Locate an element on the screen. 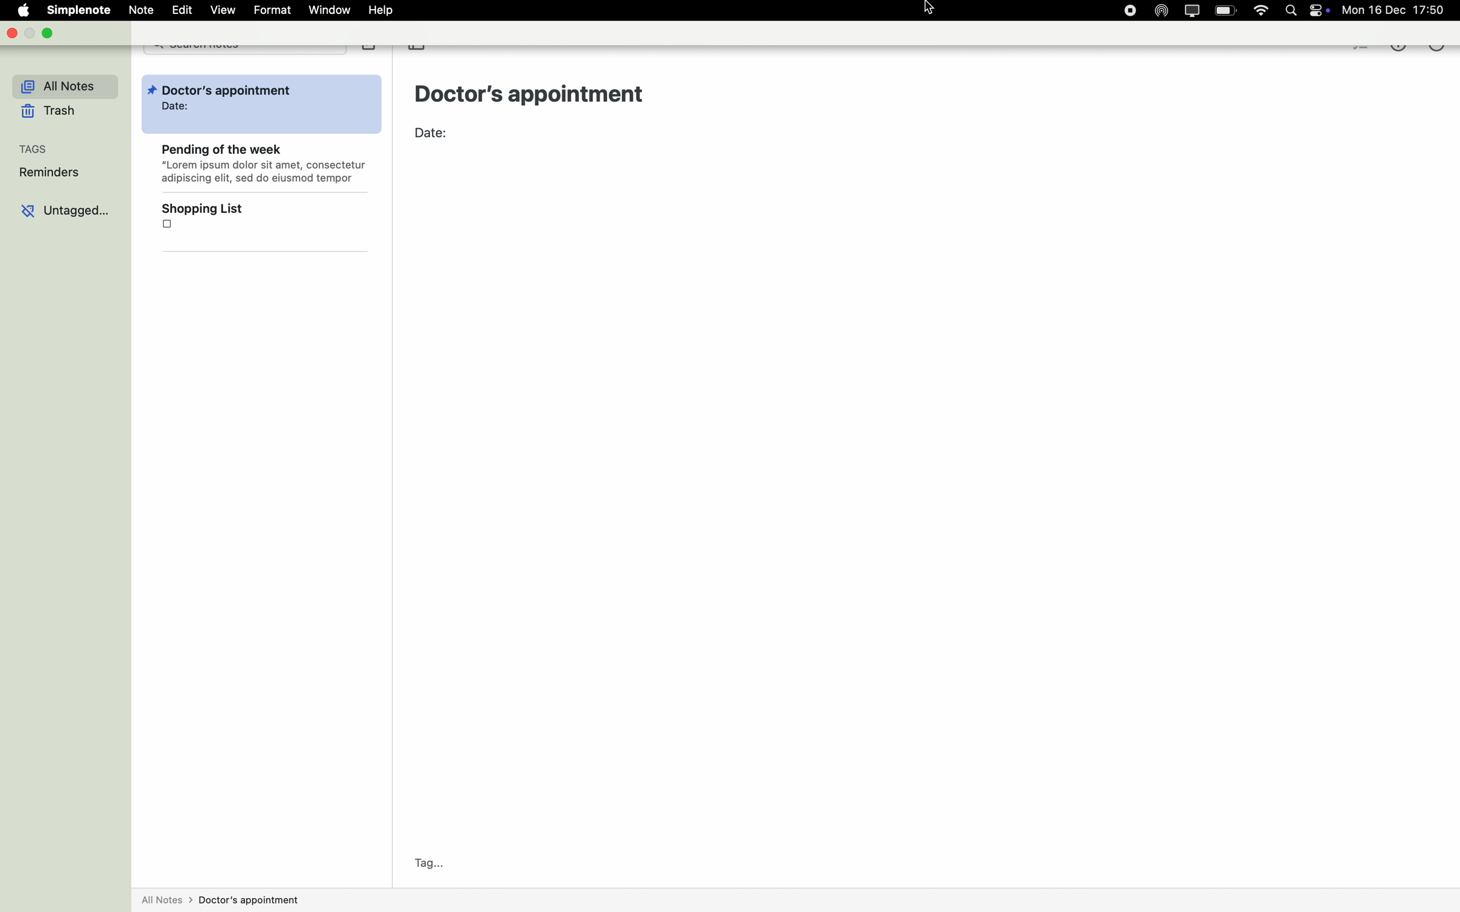 This screenshot has height=912, width=1460. maximize is located at coordinates (46, 33).